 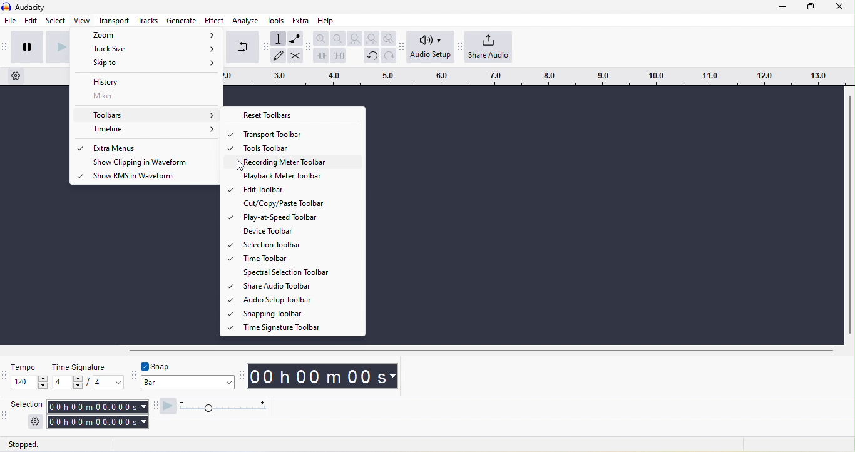 What do you see at coordinates (23, 446) in the screenshot?
I see `status: stopped` at bounding box center [23, 446].